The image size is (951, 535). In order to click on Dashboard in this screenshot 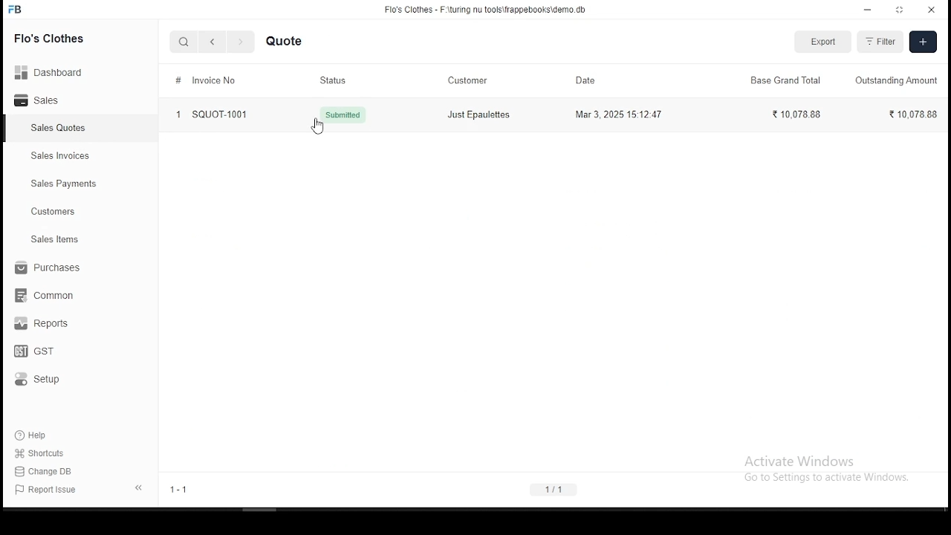, I will do `click(56, 73)`.